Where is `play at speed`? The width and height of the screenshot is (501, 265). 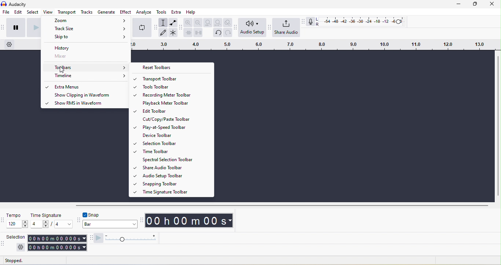
play at speed is located at coordinates (98, 239).